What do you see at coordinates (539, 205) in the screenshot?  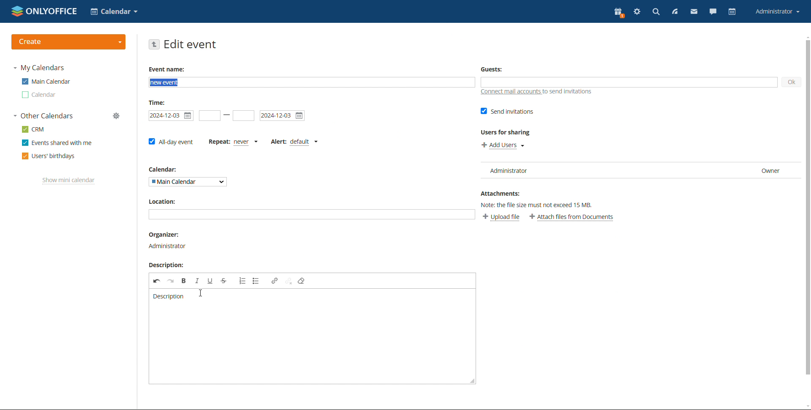 I see `Note: the file size must not exceed 15 MB.` at bounding box center [539, 205].